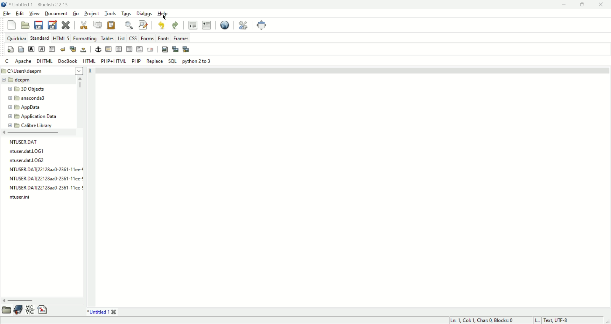 The image size is (611, 324). I want to click on insert thumbnail, so click(176, 49).